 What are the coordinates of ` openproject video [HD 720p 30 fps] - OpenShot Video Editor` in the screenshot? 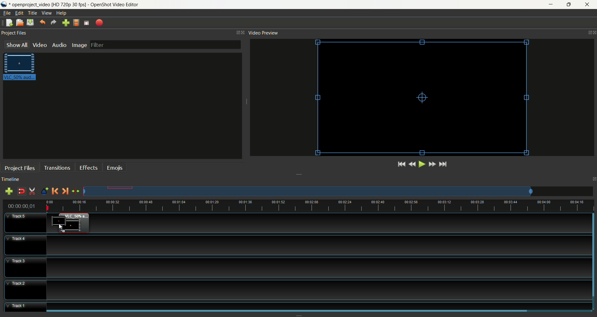 It's located at (75, 4).